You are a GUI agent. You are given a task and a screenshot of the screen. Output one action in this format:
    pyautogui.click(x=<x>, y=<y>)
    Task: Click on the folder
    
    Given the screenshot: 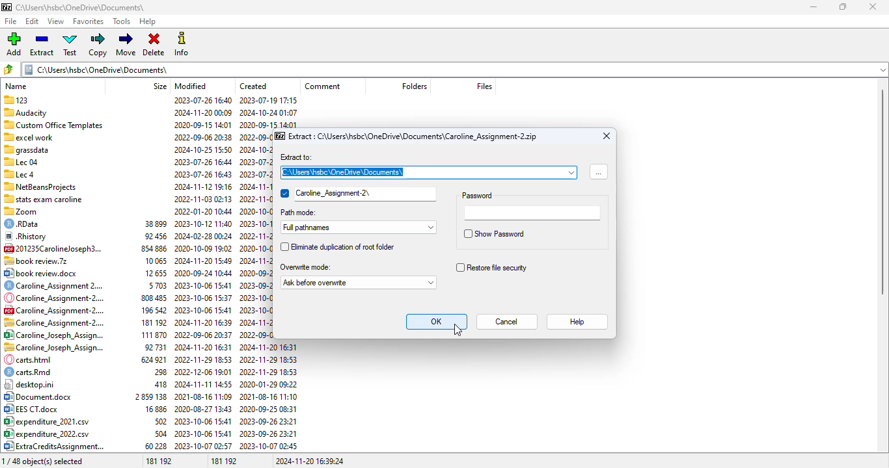 What is the action you would take?
    pyautogui.click(x=453, y=70)
    